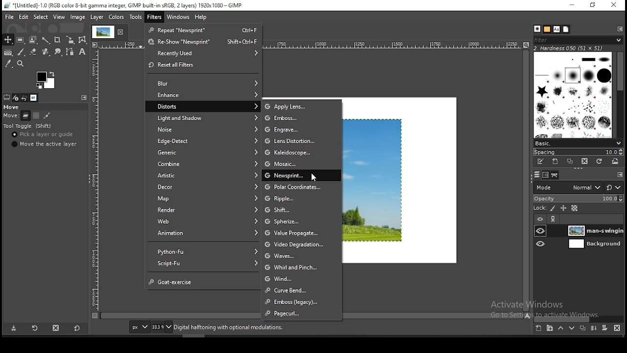  Describe the element at coordinates (14, 328) in the screenshot. I see `save tool preset` at that location.